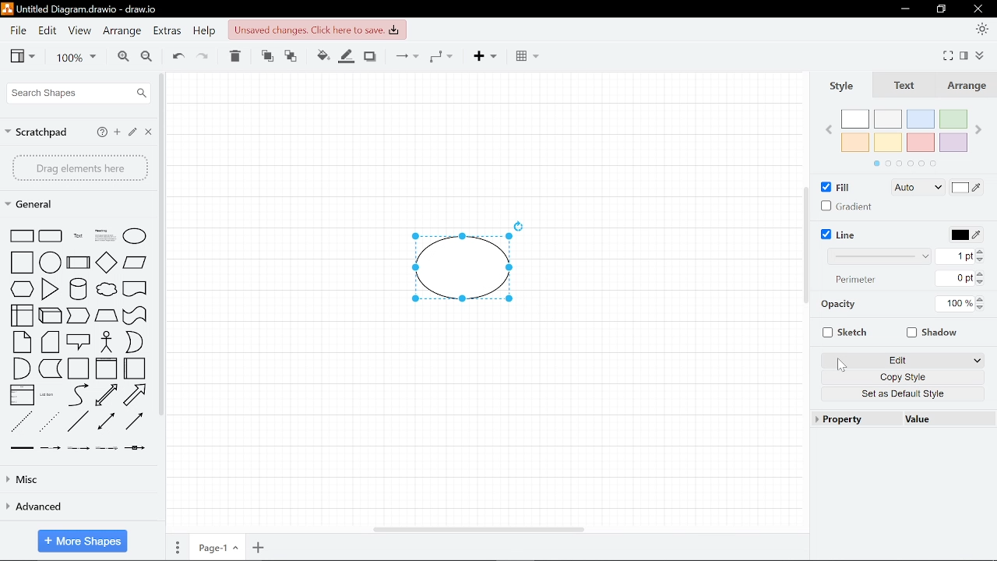 The image size is (997, 561). Describe the element at coordinates (51, 235) in the screenshot. I see `curved rectangle ` at that location.